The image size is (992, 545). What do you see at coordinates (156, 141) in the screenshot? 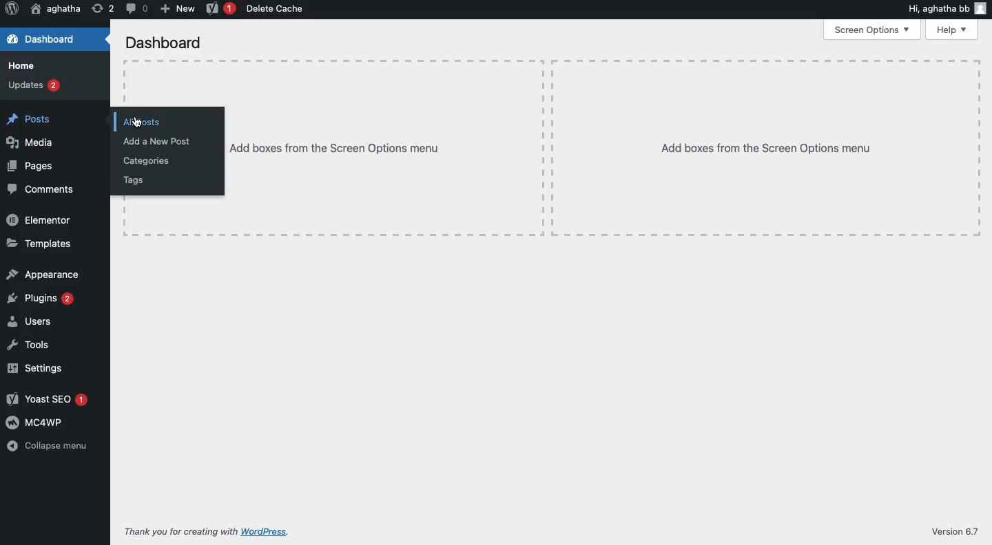
I see `Add a New Post` at bounding box center [156, 141].